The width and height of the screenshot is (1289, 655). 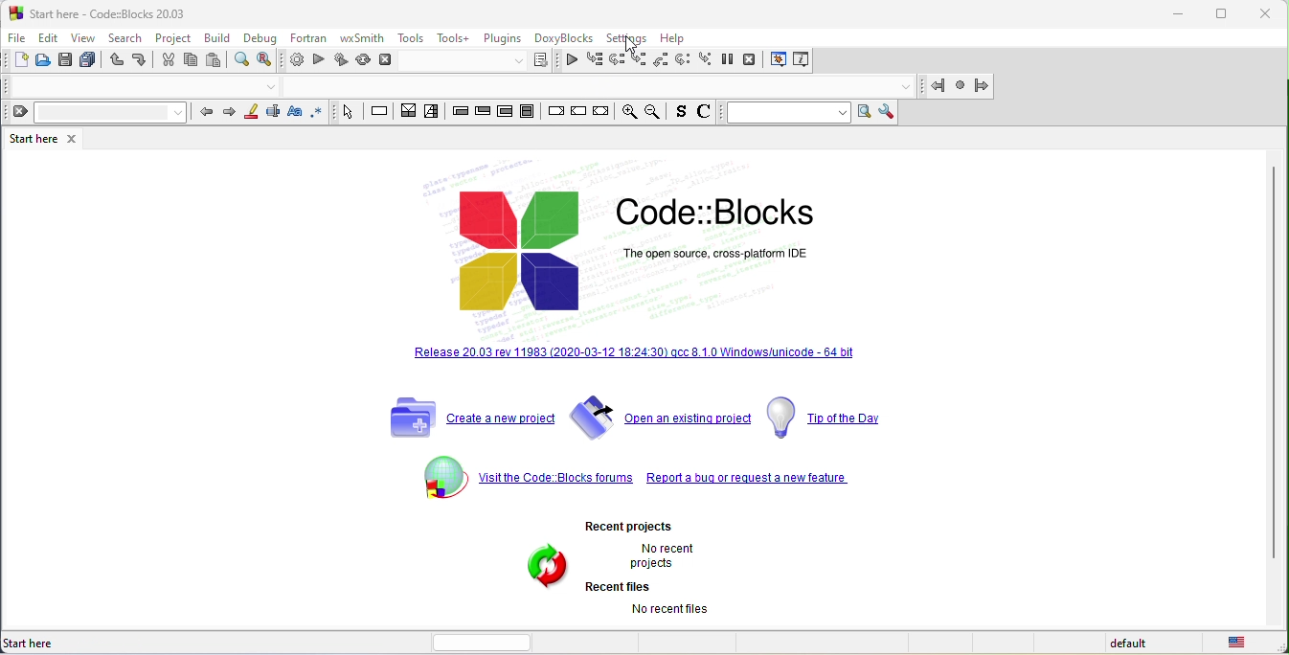 What do you see at coordinates (467, 417) in the screenshot?
I see `create a new project` at bounding box center [467, 417].